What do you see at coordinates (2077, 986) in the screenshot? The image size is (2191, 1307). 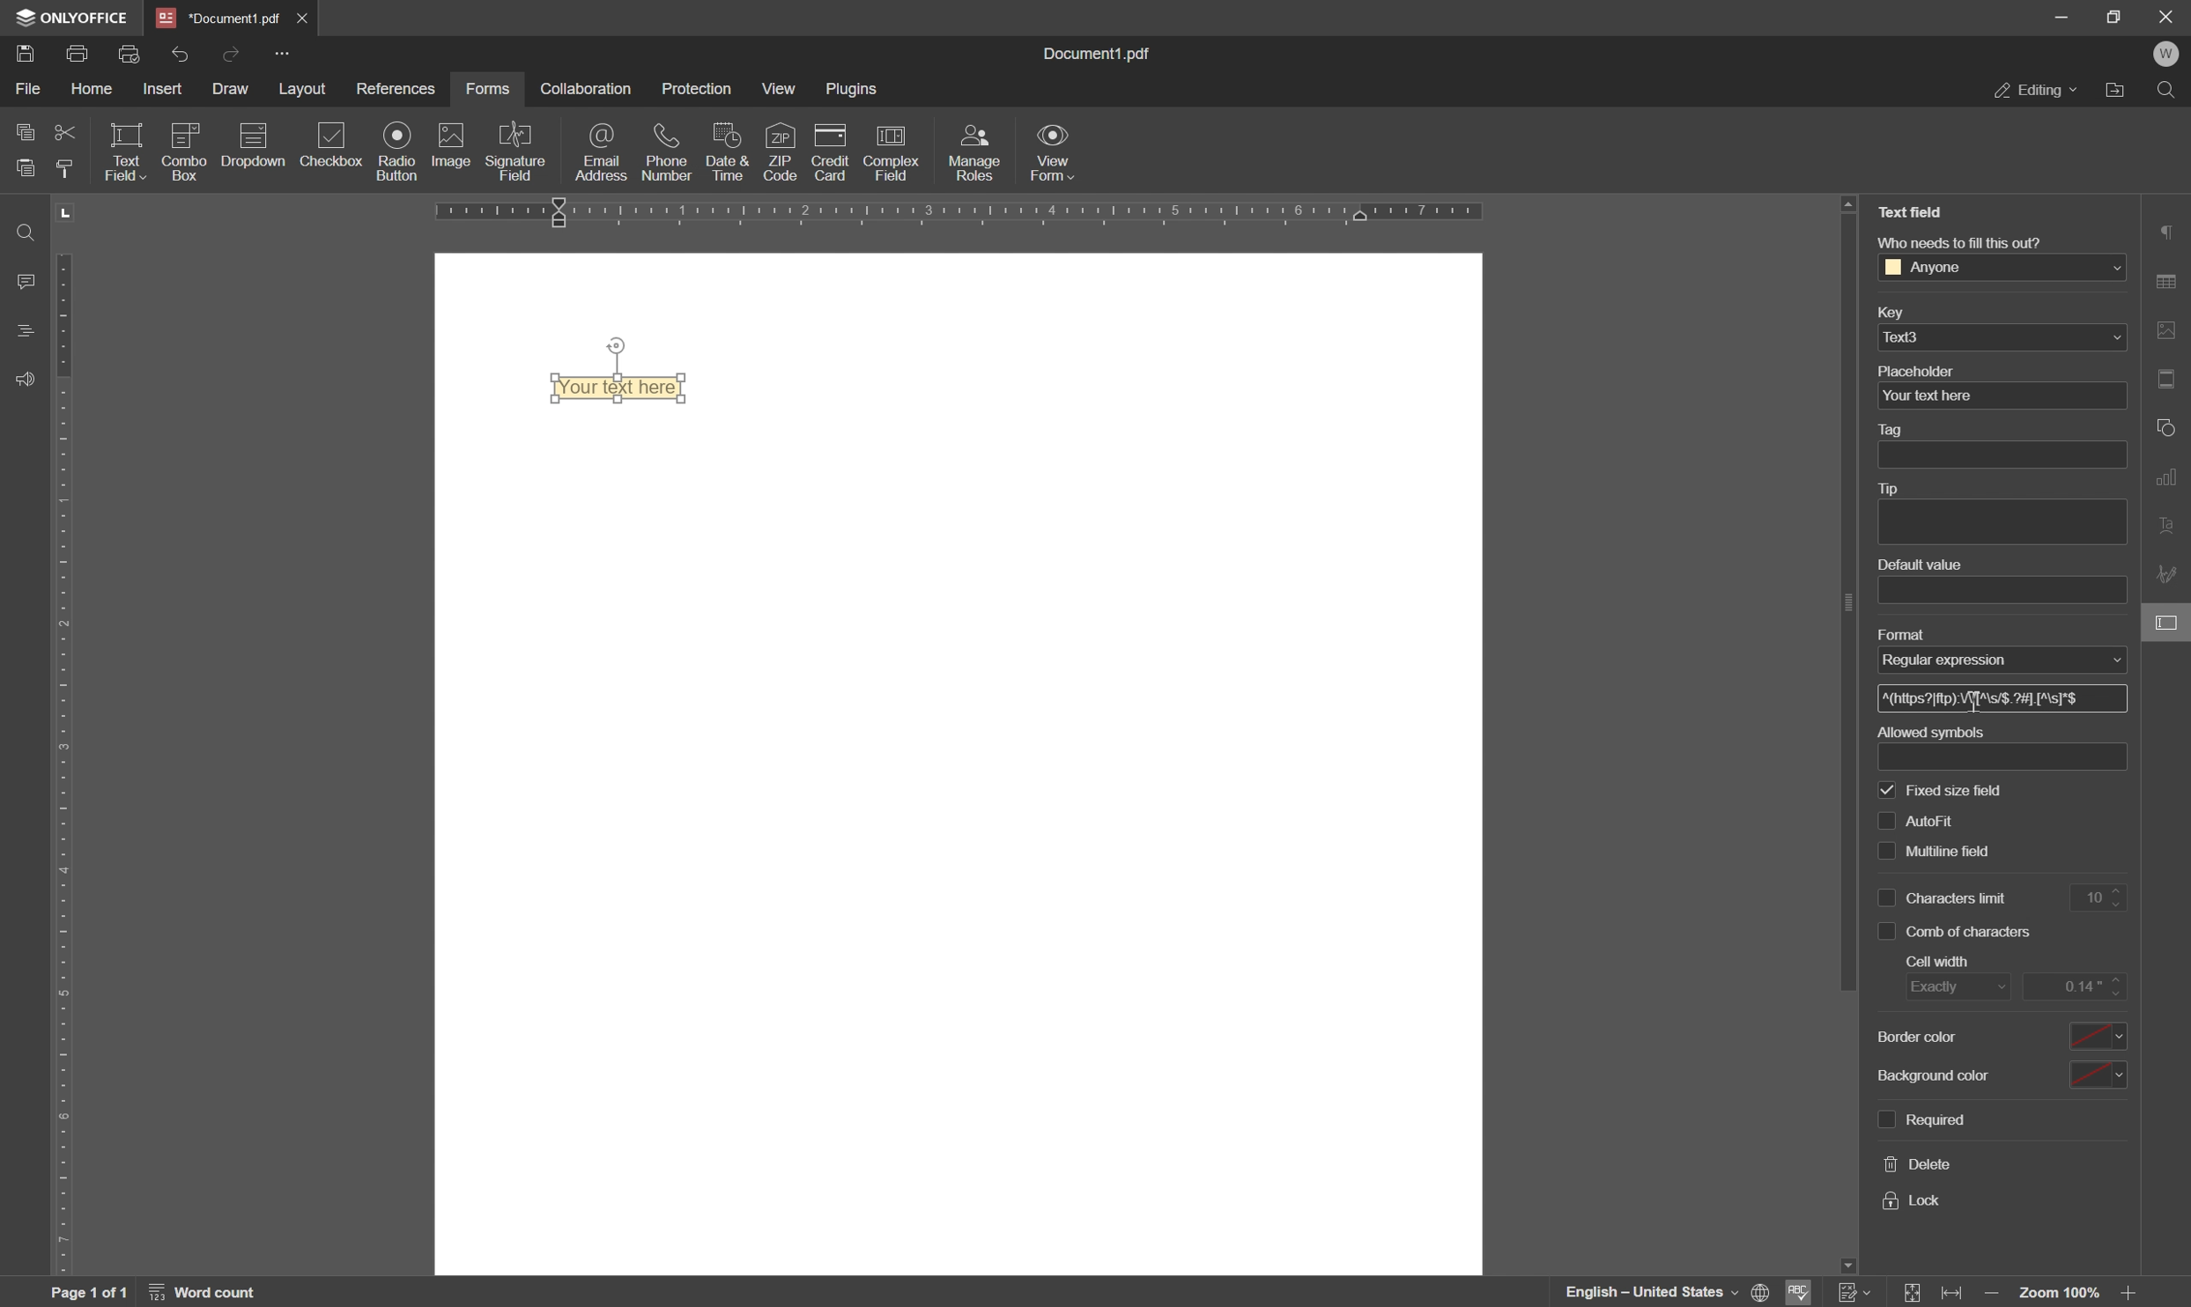 I see `0.14` at bounding box center [2077, 986].